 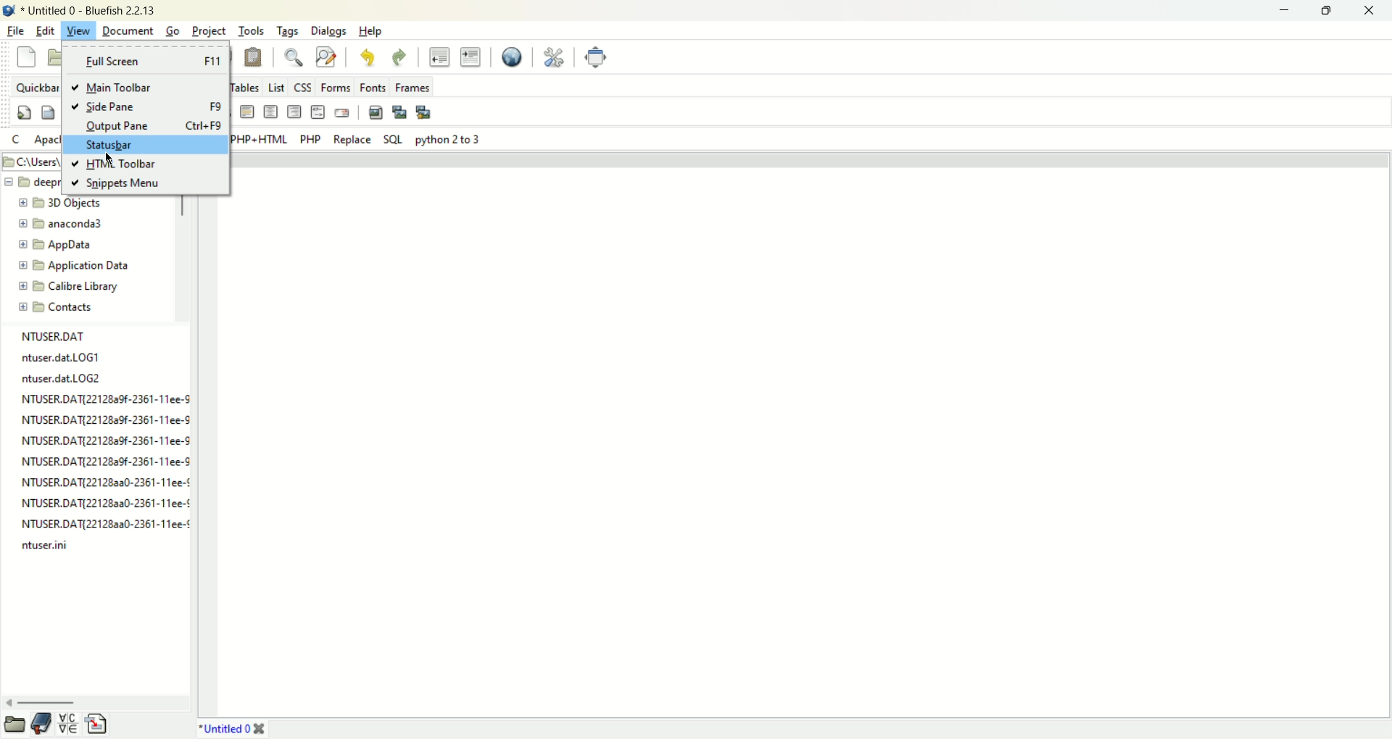 What do you see at coordinates (129, 33) in the screenshot?
I see `Document` at bounding box center [129, 33].